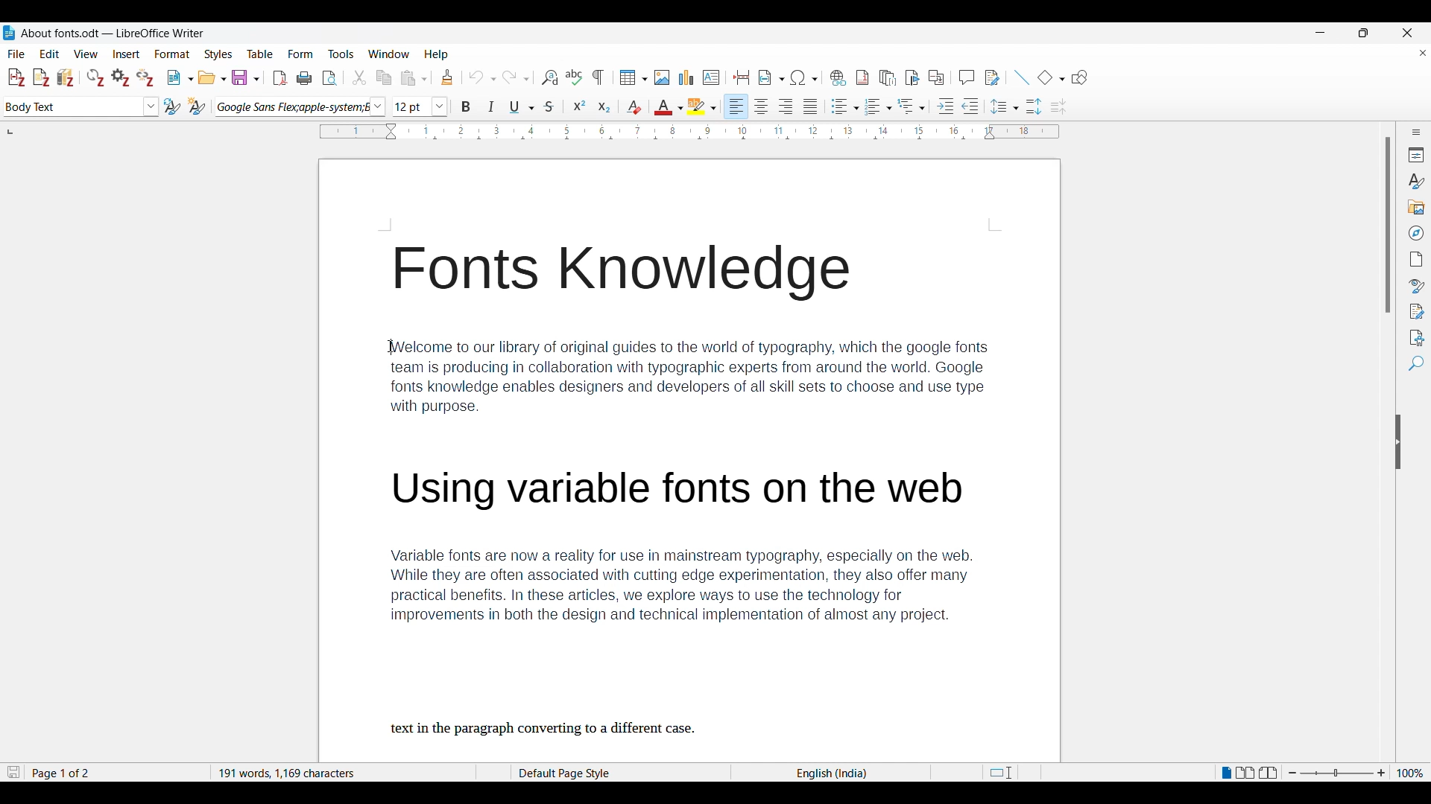 The image size is (1431, 804). I want to click on Export directly as PDF, so click(281, 78).